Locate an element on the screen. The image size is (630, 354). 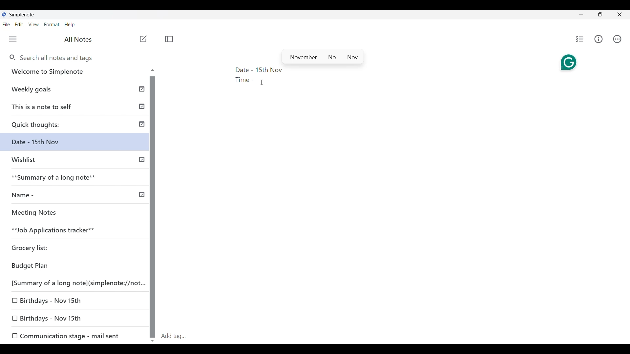
Software name is located at coordinates (22, 15).